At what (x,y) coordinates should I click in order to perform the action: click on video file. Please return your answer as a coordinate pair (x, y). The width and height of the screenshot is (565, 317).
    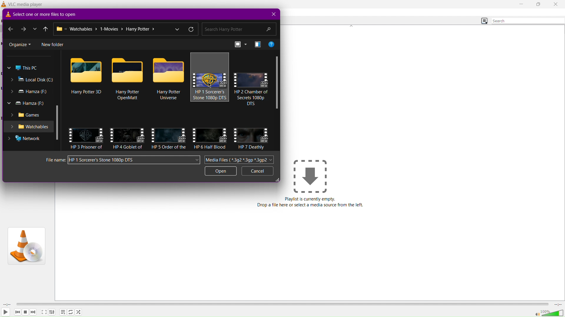
    Looking at the image, I should click on (252, 135).